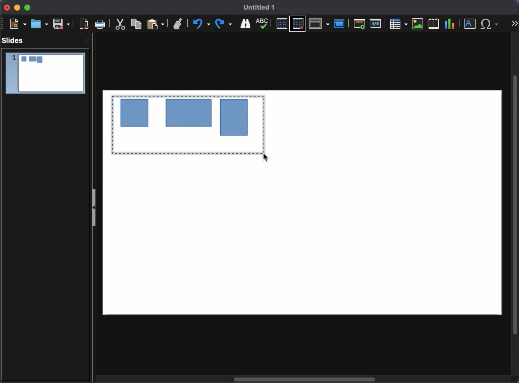  Describe the element at coordinates (155, 24) in the screenshot. I see `Paste` at that location.